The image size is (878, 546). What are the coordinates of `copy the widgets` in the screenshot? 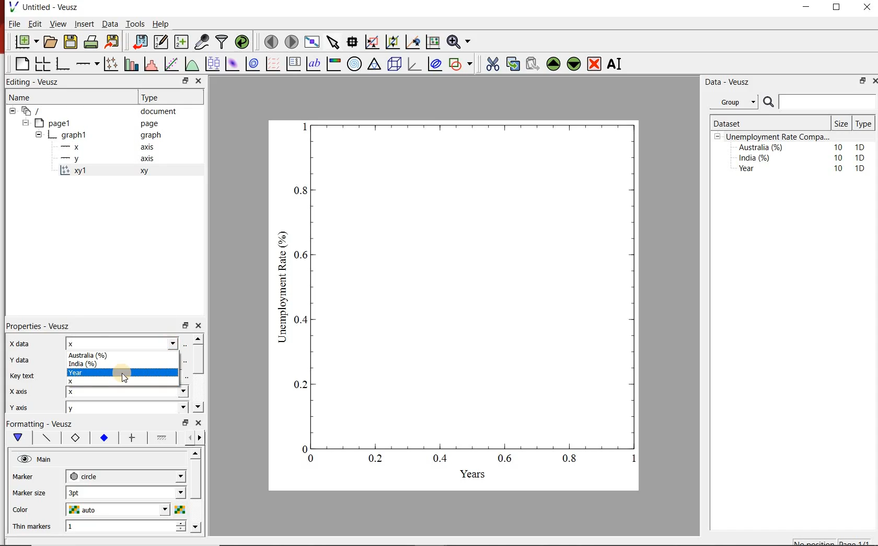 It's located at (512, 64).